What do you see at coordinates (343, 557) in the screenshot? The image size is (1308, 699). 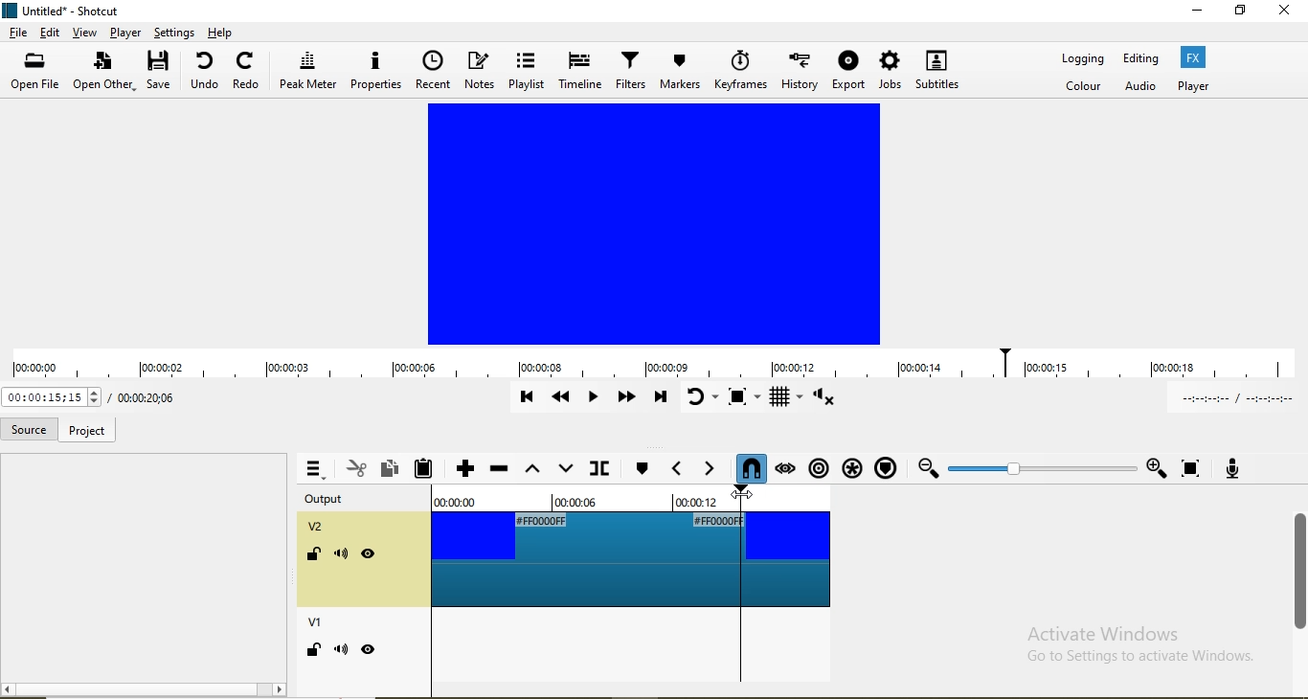 I see `mute` at bounding box center [343, 557].